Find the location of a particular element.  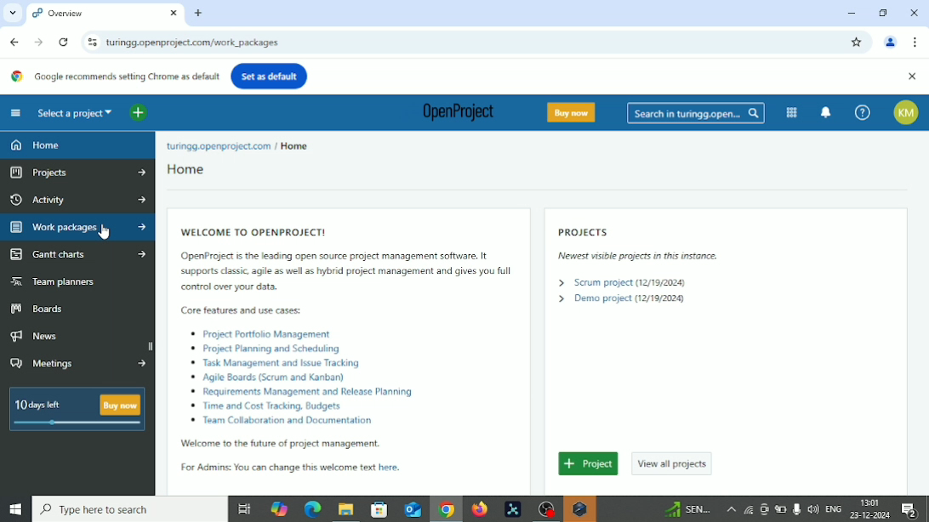

Search is located at coordinates (129, 509).